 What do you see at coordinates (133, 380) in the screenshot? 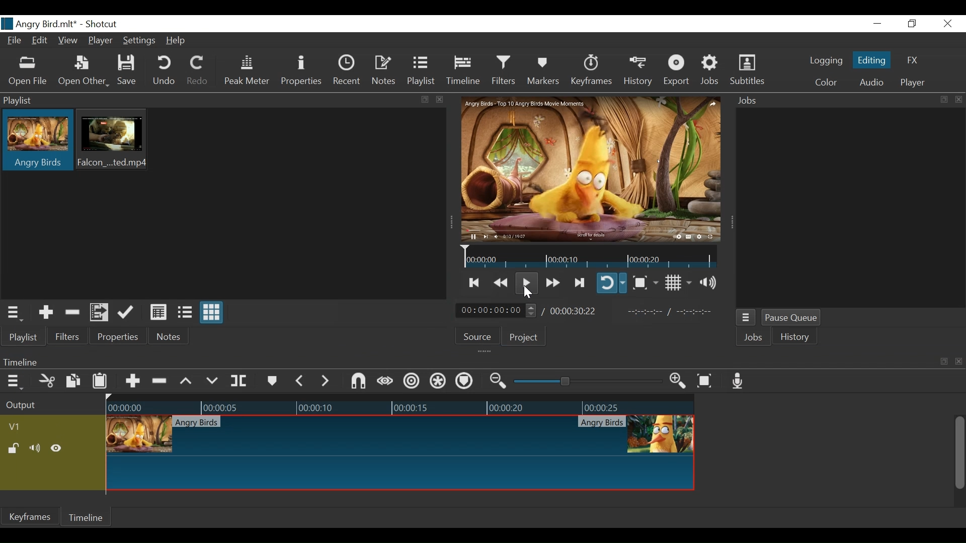
I see `Append` at bounding box center [133, 380].